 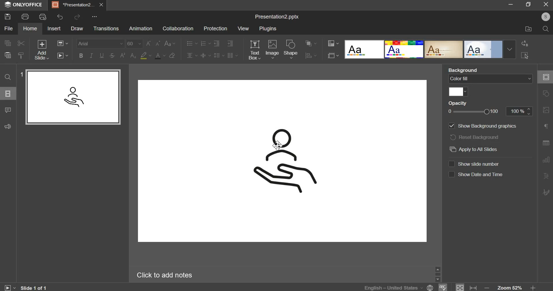 What do you see at coordinates (160, 56) in the screenshot?
I see `text color` at bounding box center [160, 56].